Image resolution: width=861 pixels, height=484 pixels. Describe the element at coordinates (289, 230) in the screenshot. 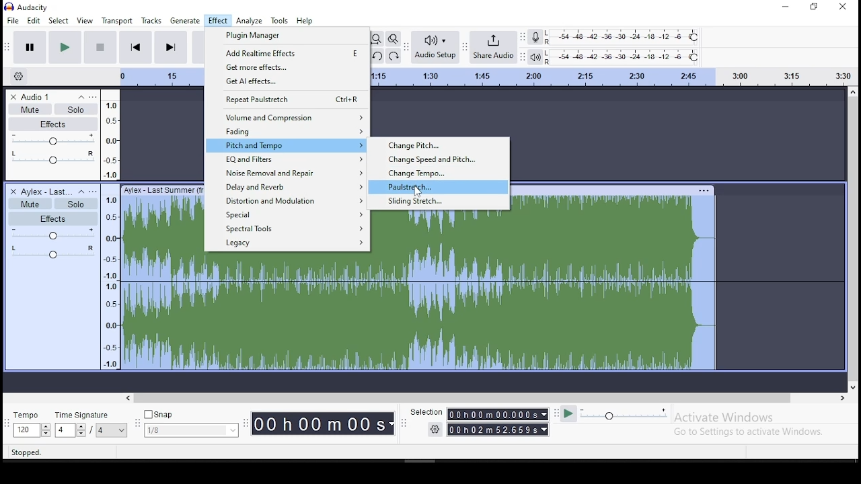

I see `spectral tools` at that location.